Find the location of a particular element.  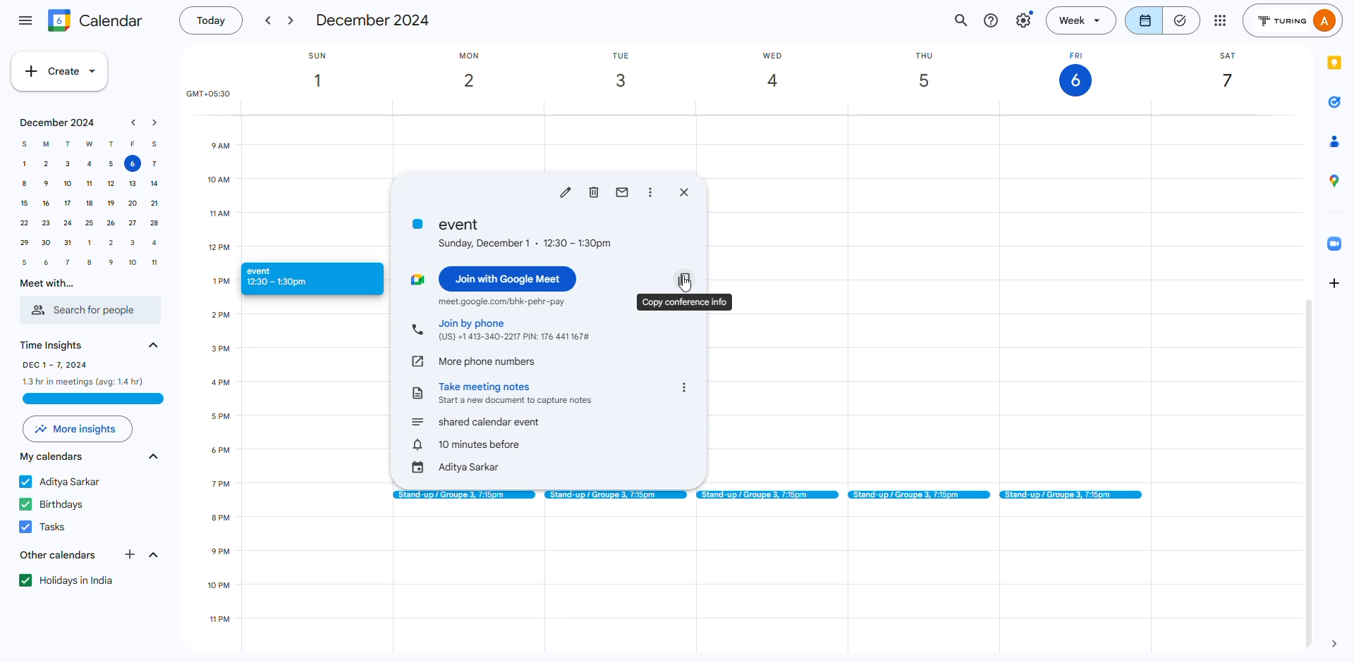

meet is located at coordinates (501, 301).